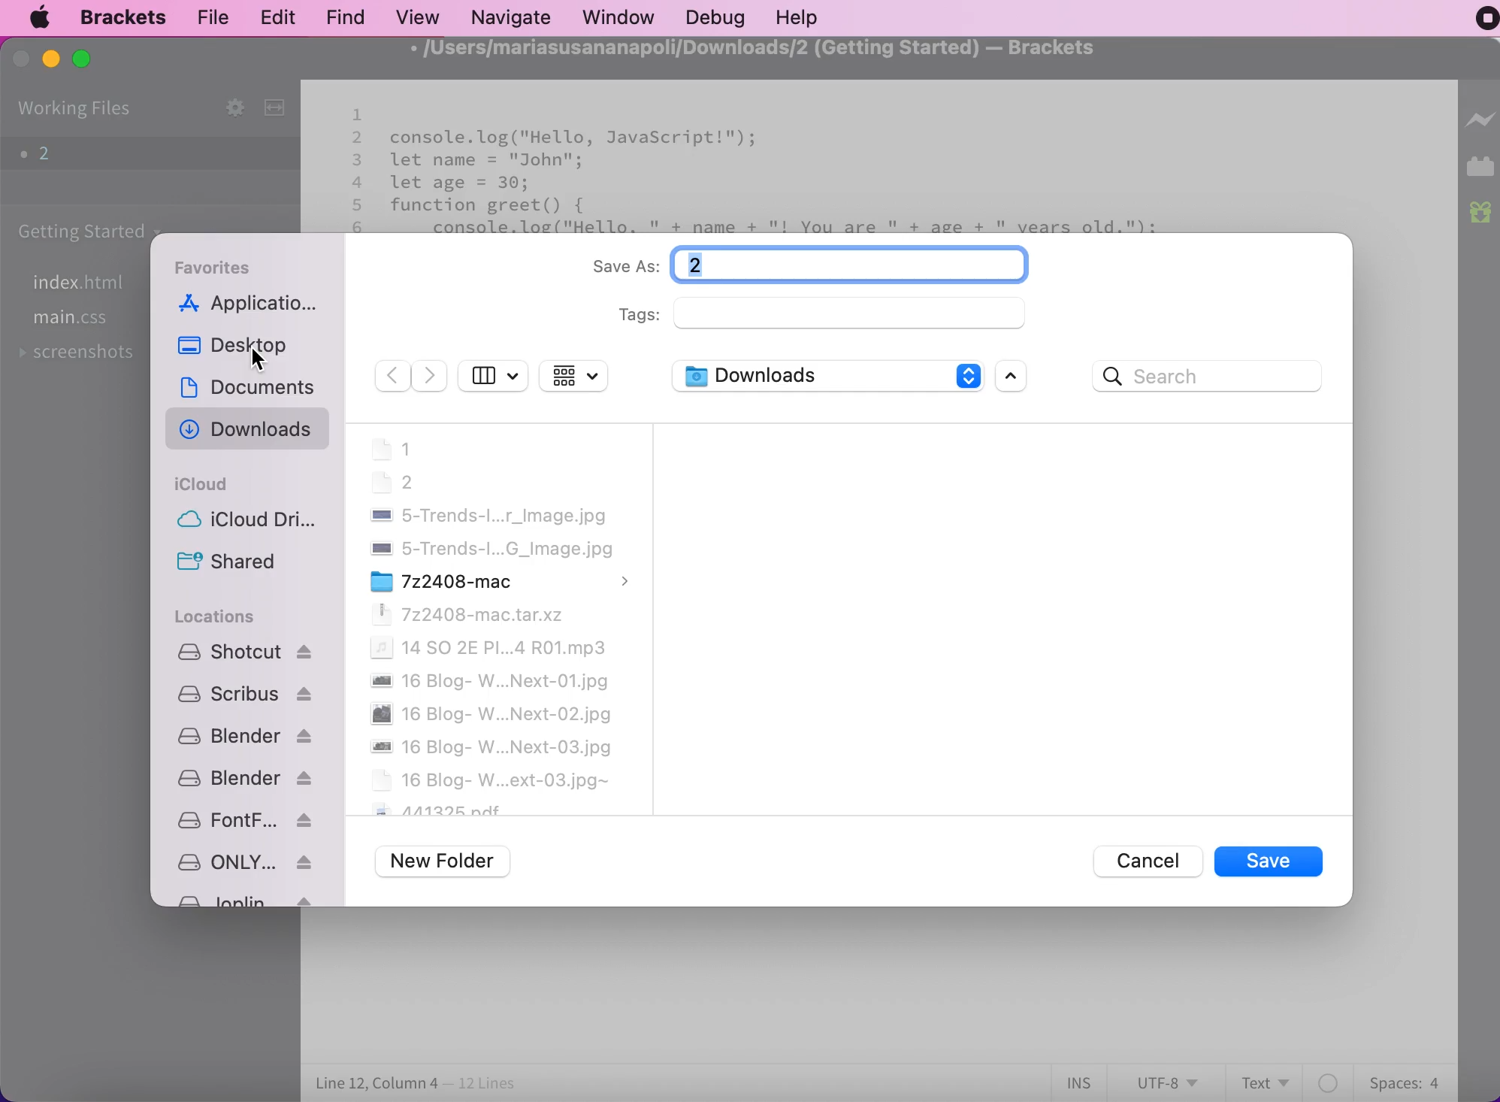 This screenshot has height=1102, width=1500. I want to click on cloud, so click(202, 484).